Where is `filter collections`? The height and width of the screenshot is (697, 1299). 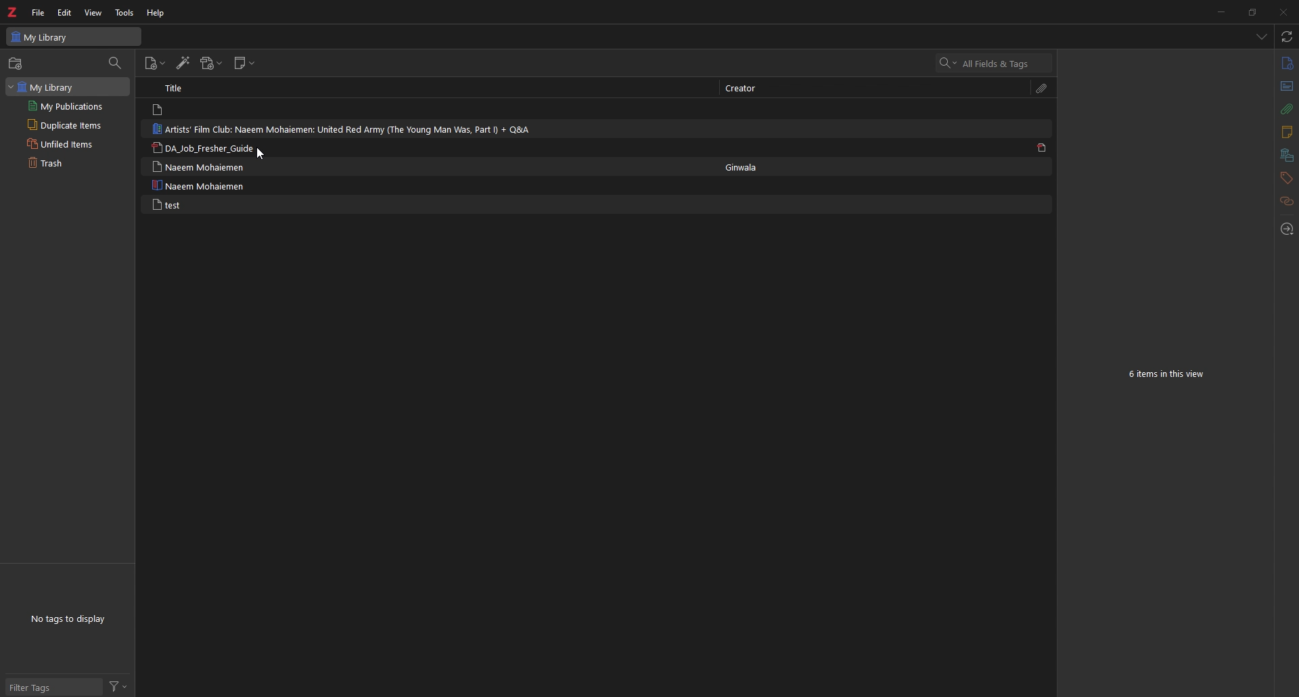
filter collections is located at coordinates (114, 62).